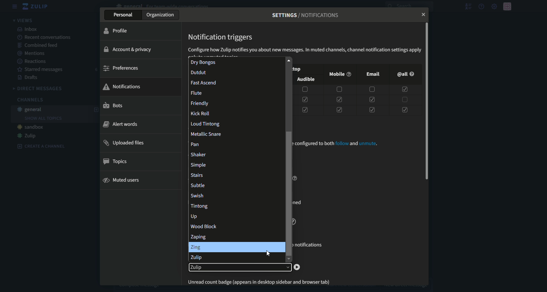 The image size is (547, 292). What do you see at coordinates (121, 68) in the screenshot?
I see `preference` at bounding box center [121, 68].